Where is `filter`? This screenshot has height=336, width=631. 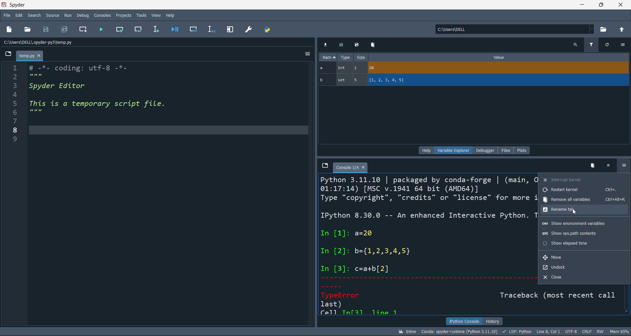
filter is located at coordinates (591, 44).